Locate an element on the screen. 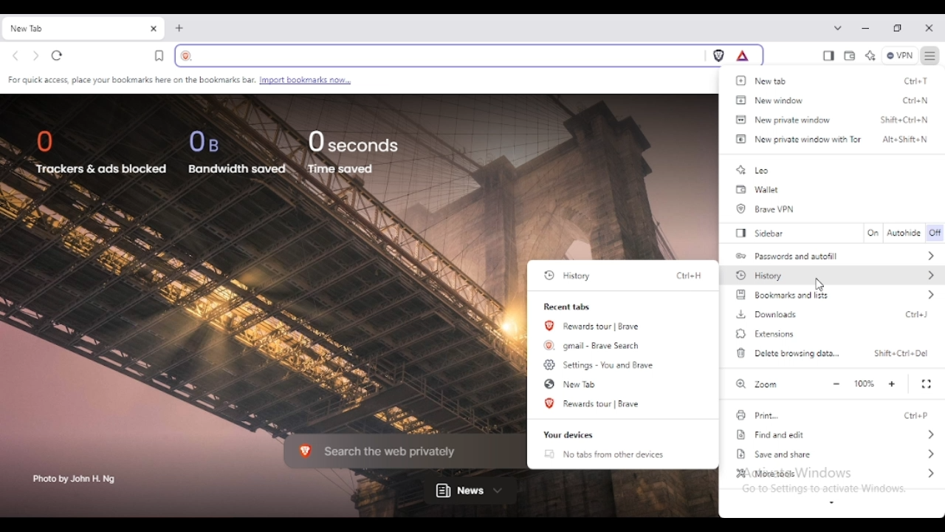 Image resolution: width=945 pixels, height=532 pixels. recent tabs is located at coordinates (568, 307).